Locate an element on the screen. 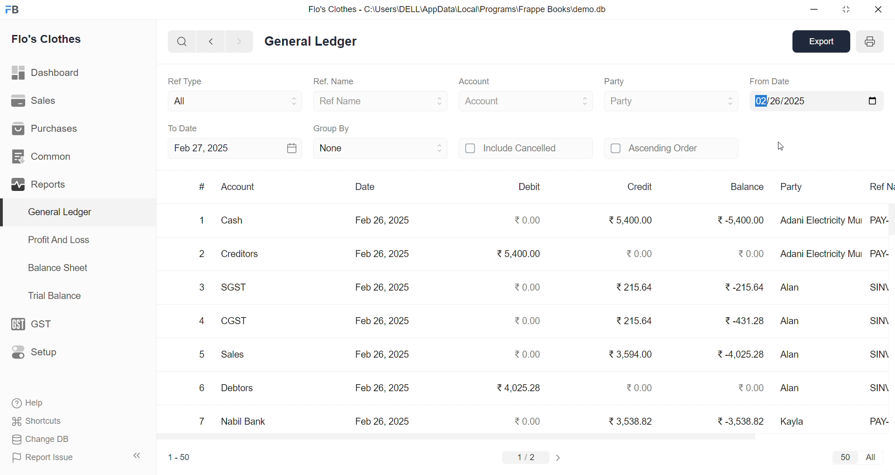 This screenshot has width=895, height=475. # is located at coordinates (202, 187).